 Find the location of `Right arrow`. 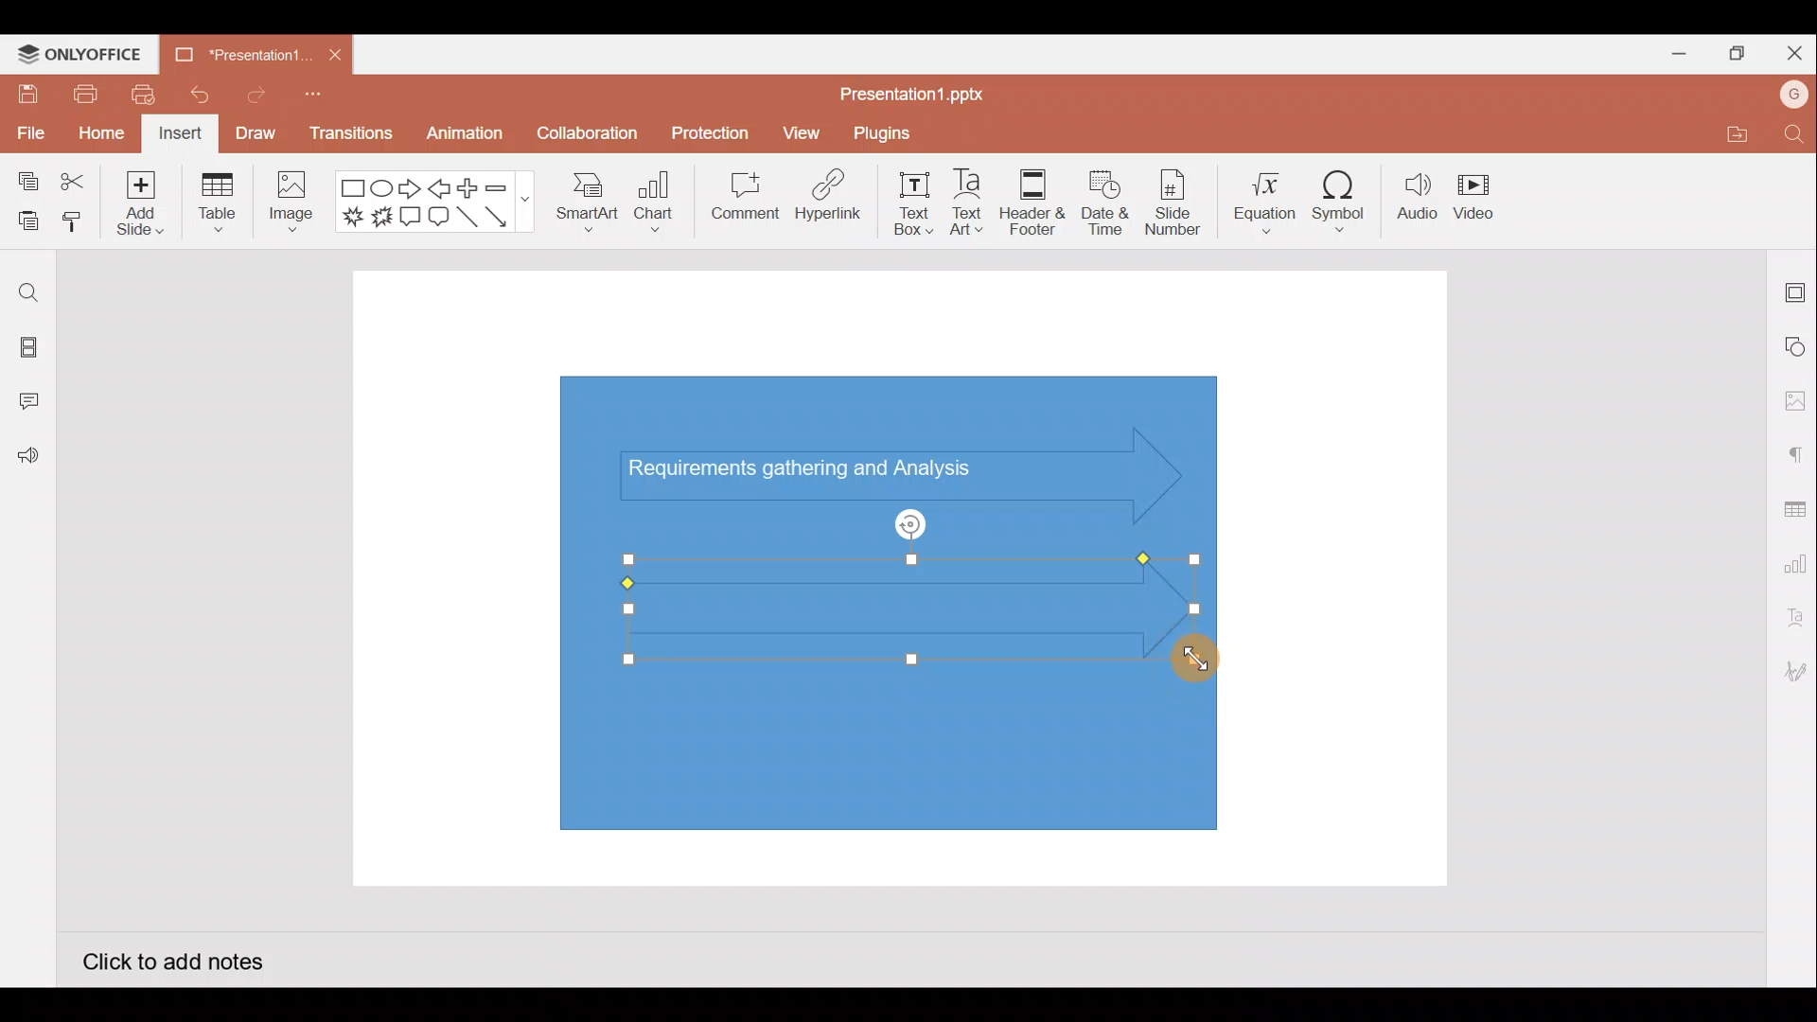

Right arrow is located at coordinates (410, 189).